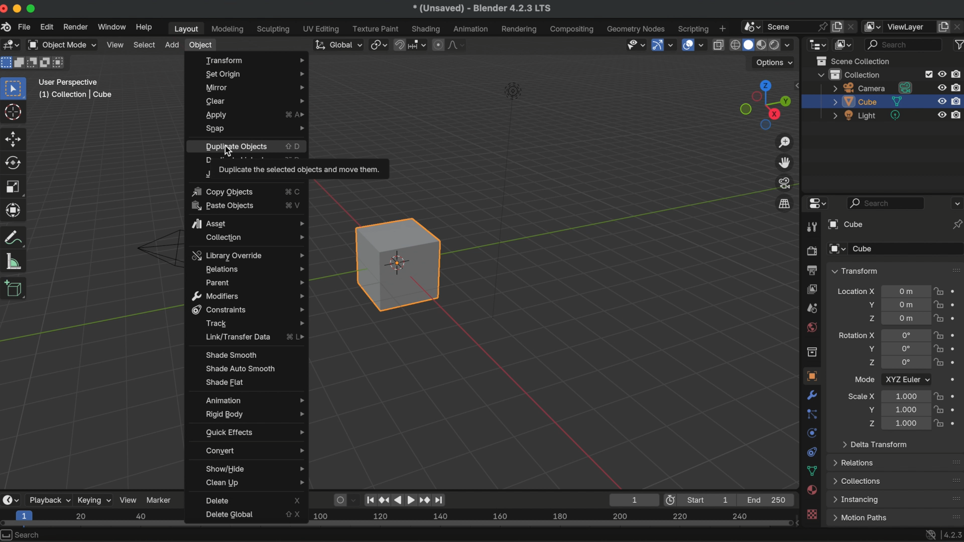 Image resolution: width=964 pixels, height=542 pixels. I want to click on delta transform, so click(875, 444).